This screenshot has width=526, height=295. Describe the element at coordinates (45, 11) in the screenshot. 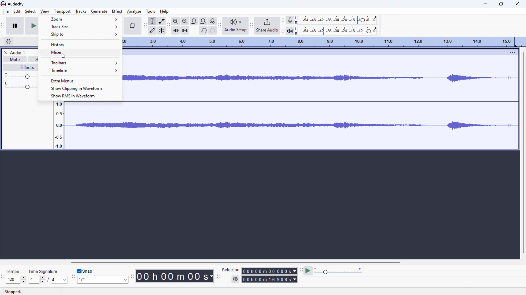

I see `view` at that location.